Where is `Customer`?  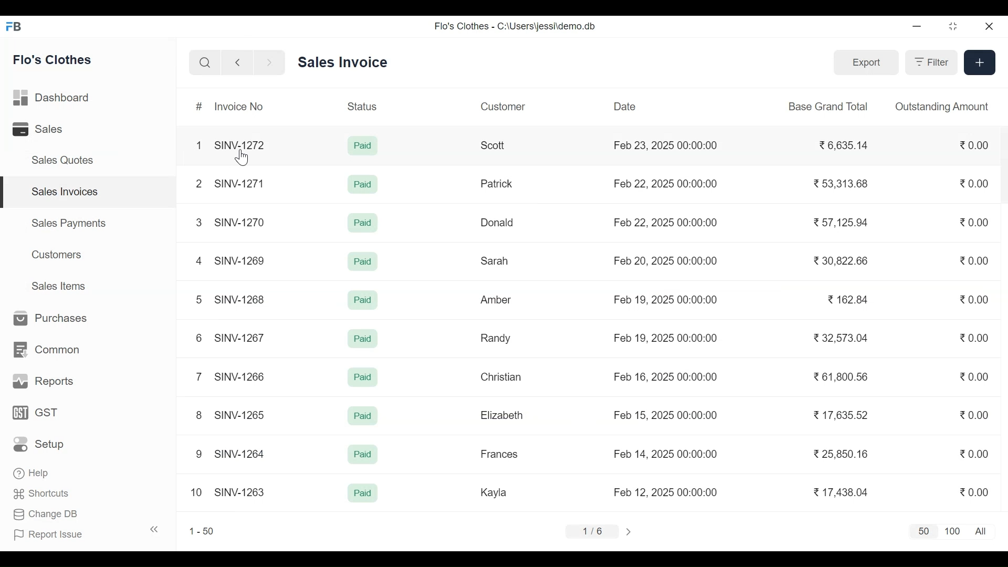 Customer is located at coordinates (504, 107).